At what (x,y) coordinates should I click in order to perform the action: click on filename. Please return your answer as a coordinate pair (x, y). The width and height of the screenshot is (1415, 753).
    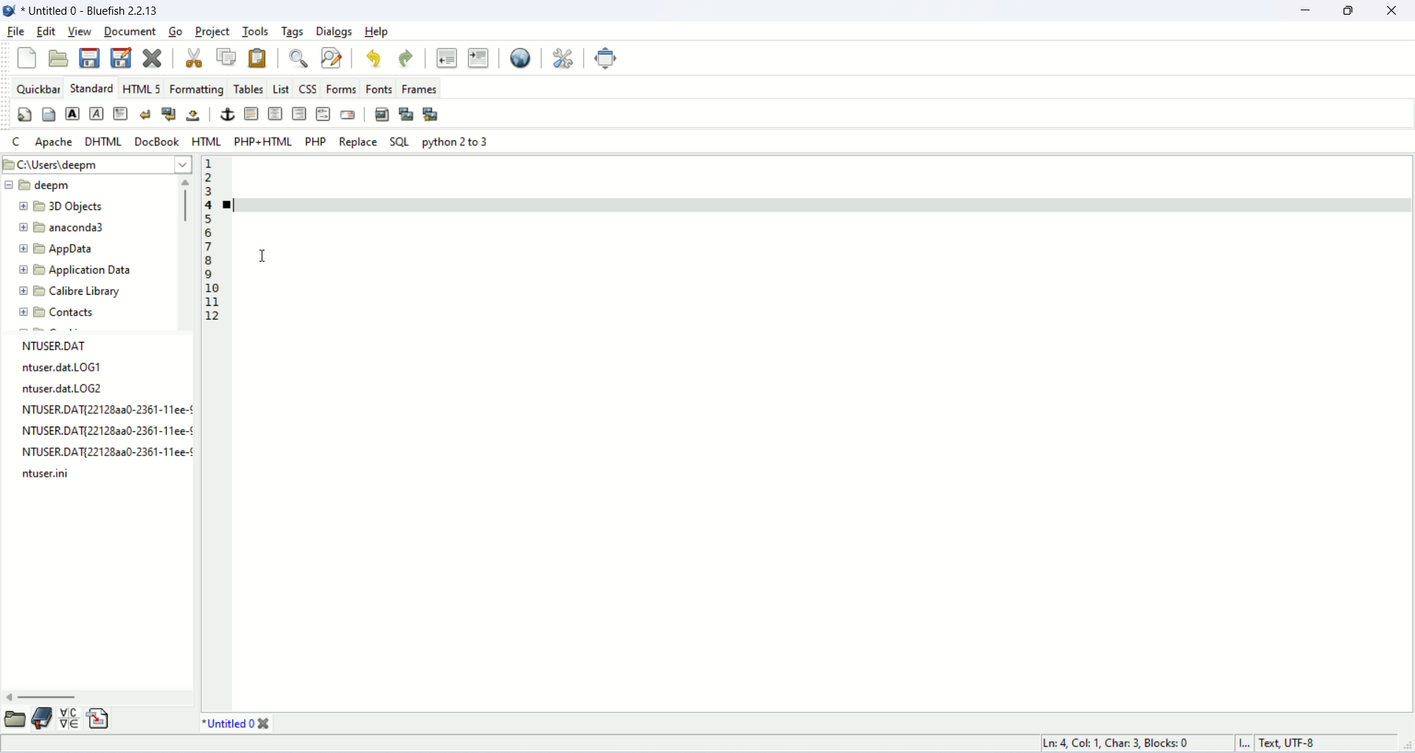
    Looking at the image, I should click on (88, 185).